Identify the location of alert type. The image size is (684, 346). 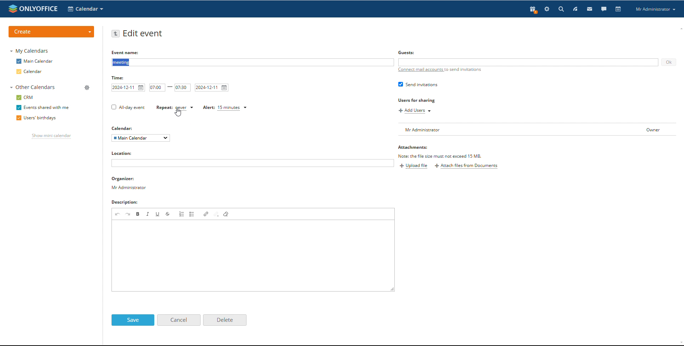
(225, 108).